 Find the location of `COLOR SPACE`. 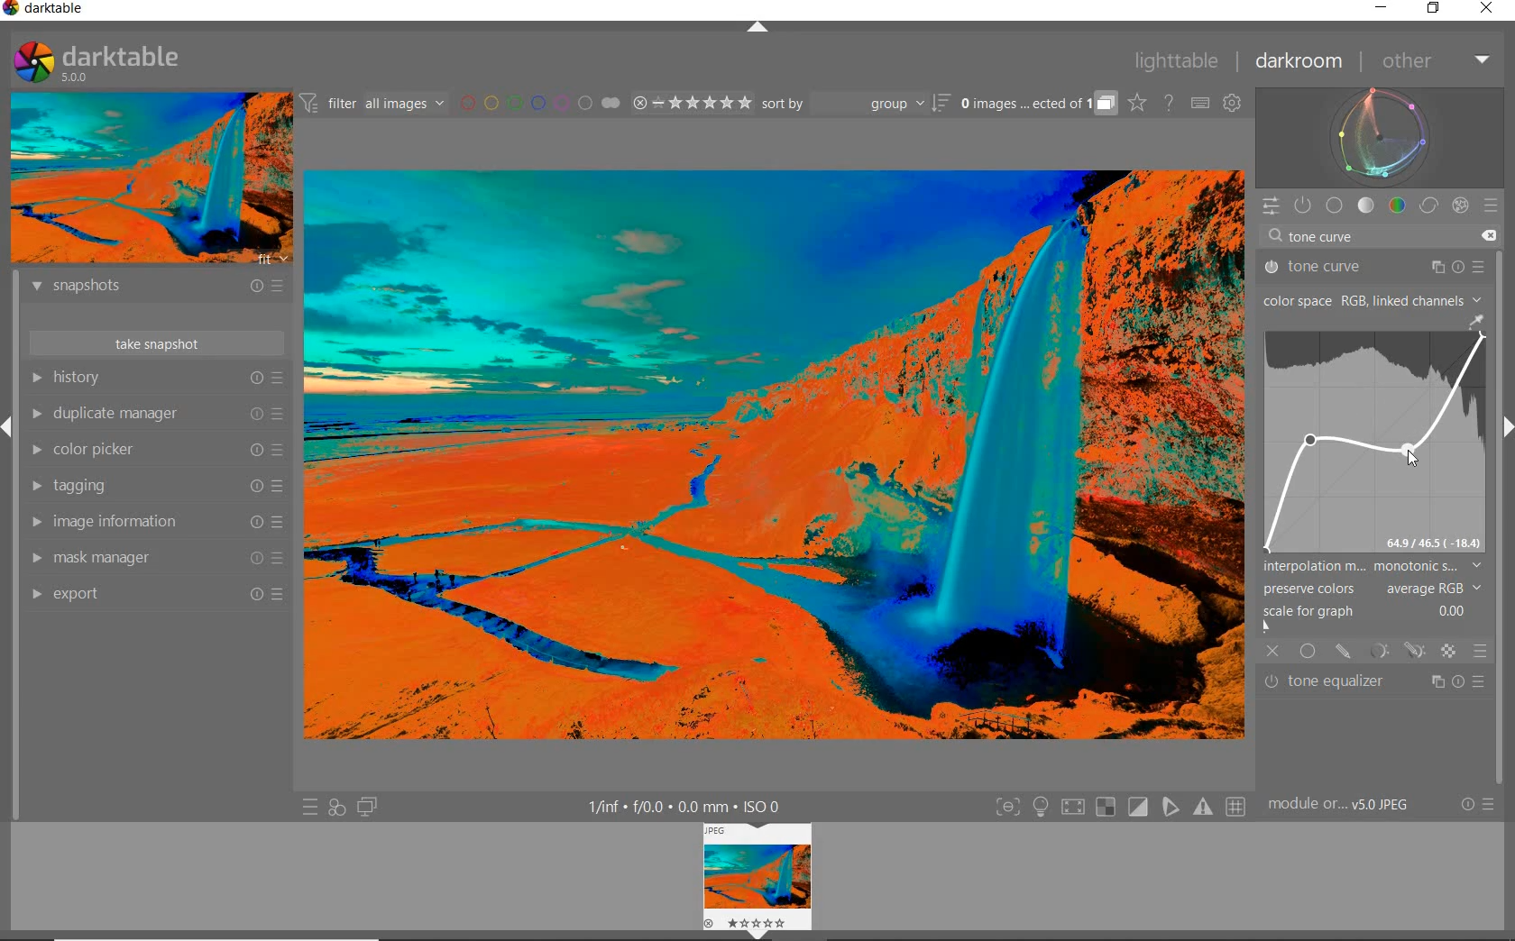

COLOR SPACE is located at coordinates (1373, 299).